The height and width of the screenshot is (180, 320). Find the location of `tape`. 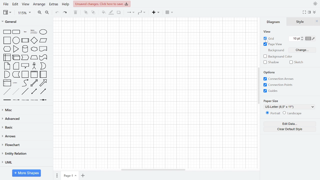

tape is located at coordinates (43, 57).